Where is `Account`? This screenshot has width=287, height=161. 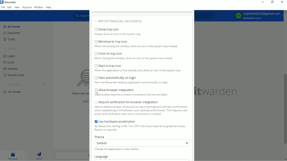 Account is located at coordinates (27, 7).